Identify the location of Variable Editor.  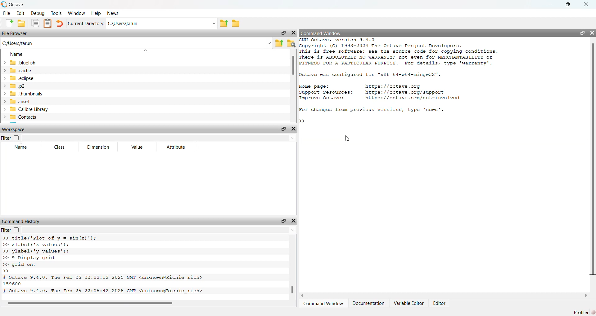
(409, 303).